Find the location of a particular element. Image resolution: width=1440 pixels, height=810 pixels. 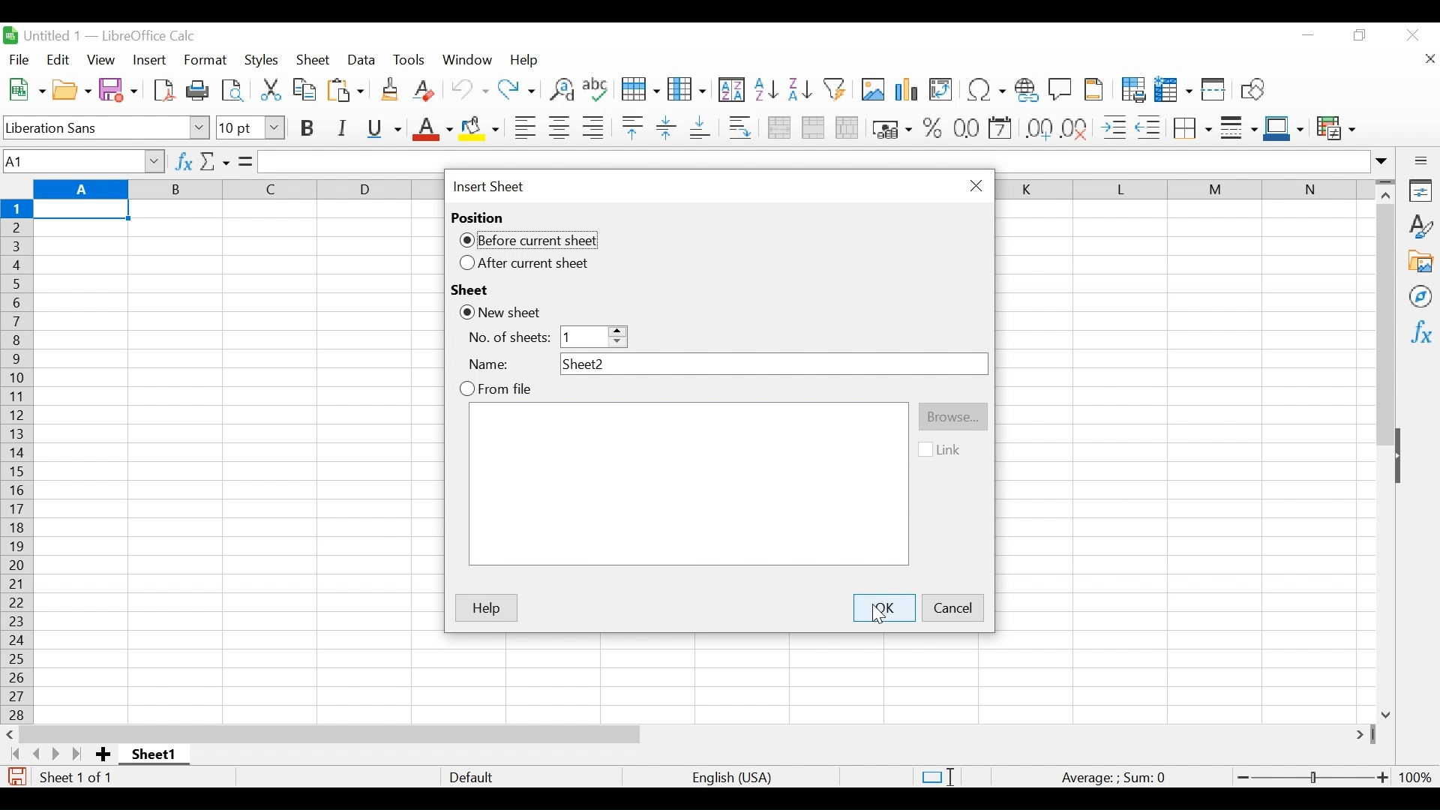

Align Right is located at coordinates (592, 127).